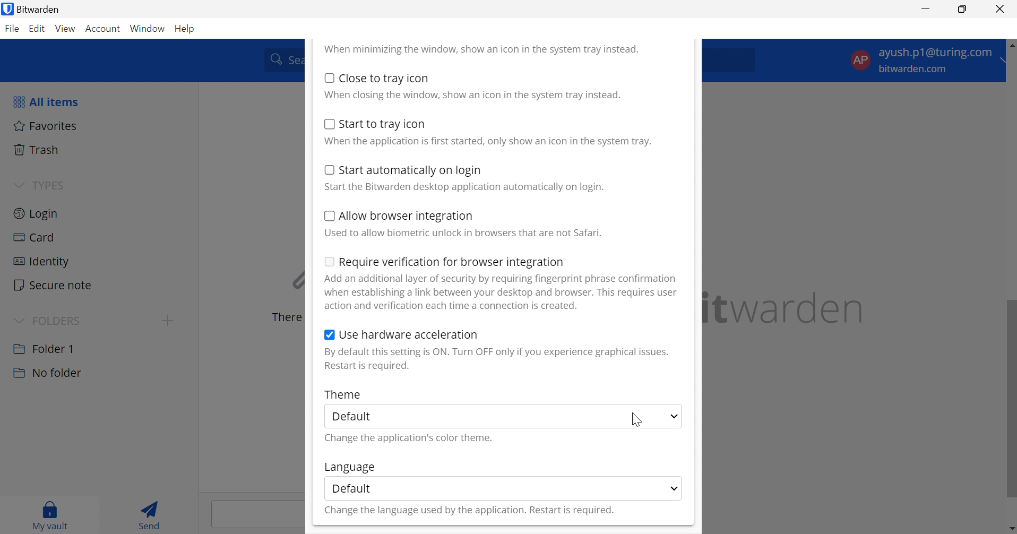  Describe the element at coordinates (481, 48) in the screenshot. I see `` at that location.